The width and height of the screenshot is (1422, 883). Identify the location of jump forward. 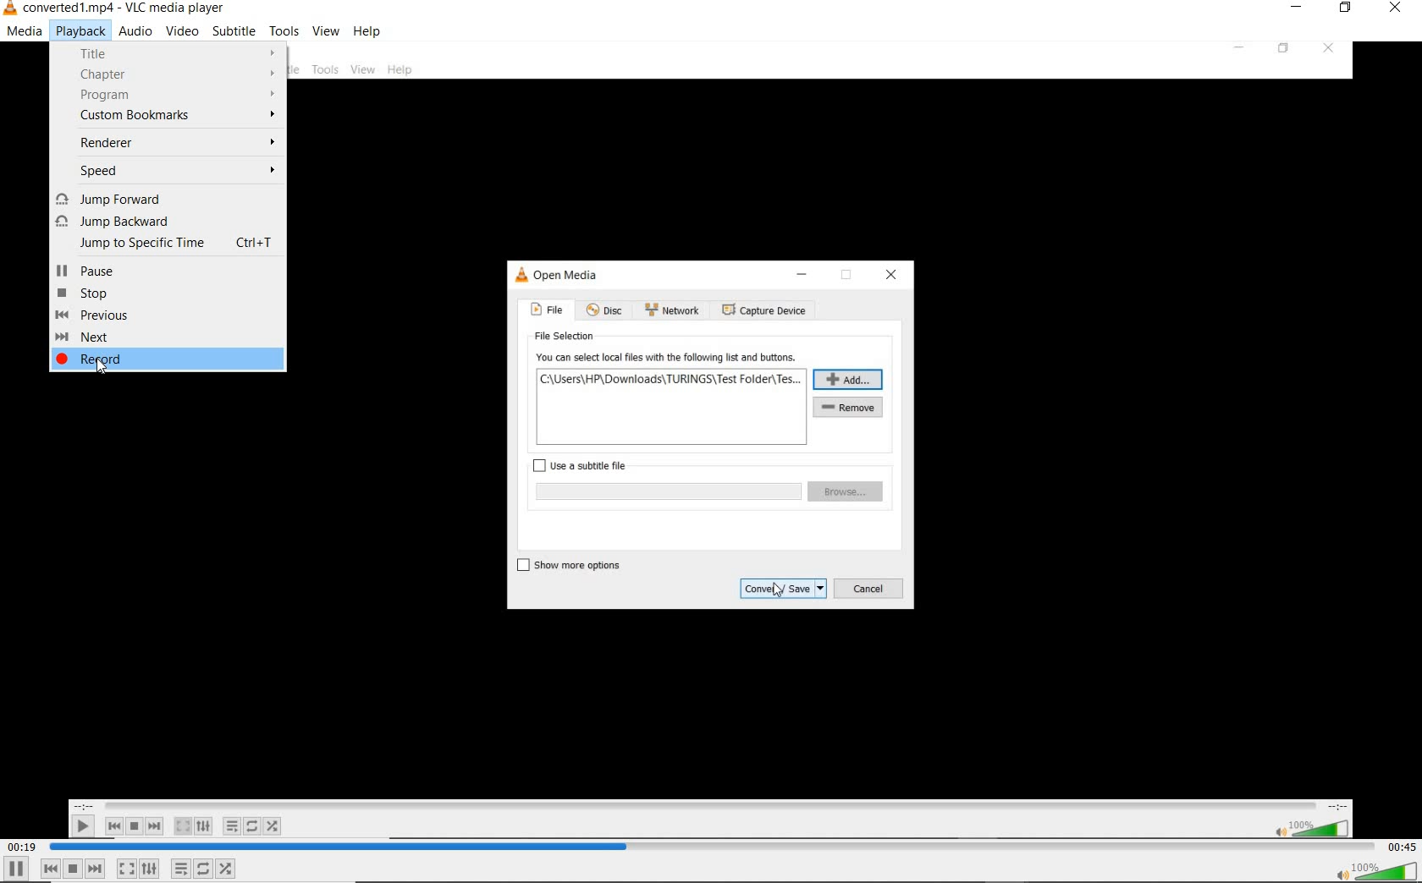
(168, 200).